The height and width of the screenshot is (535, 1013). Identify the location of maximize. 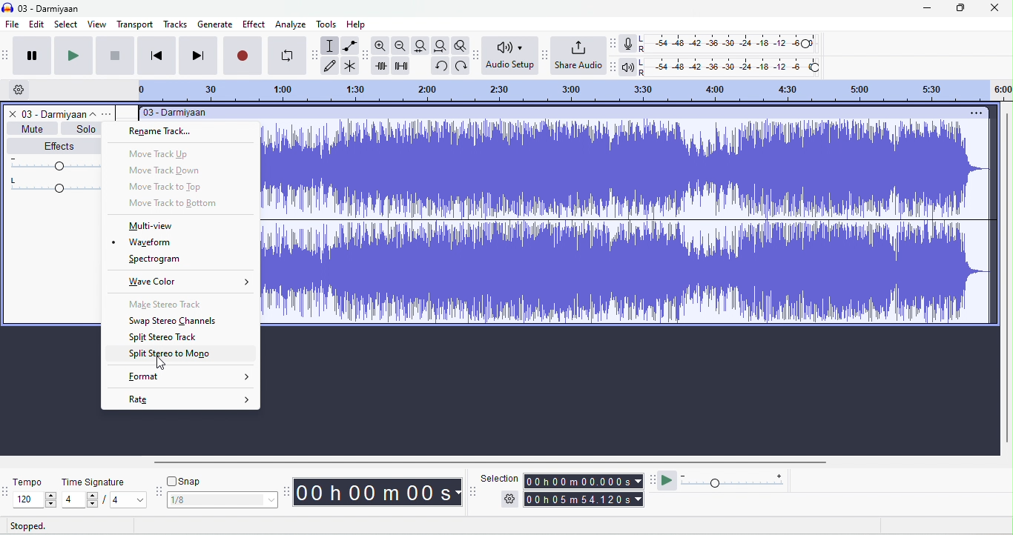
(958, 8).